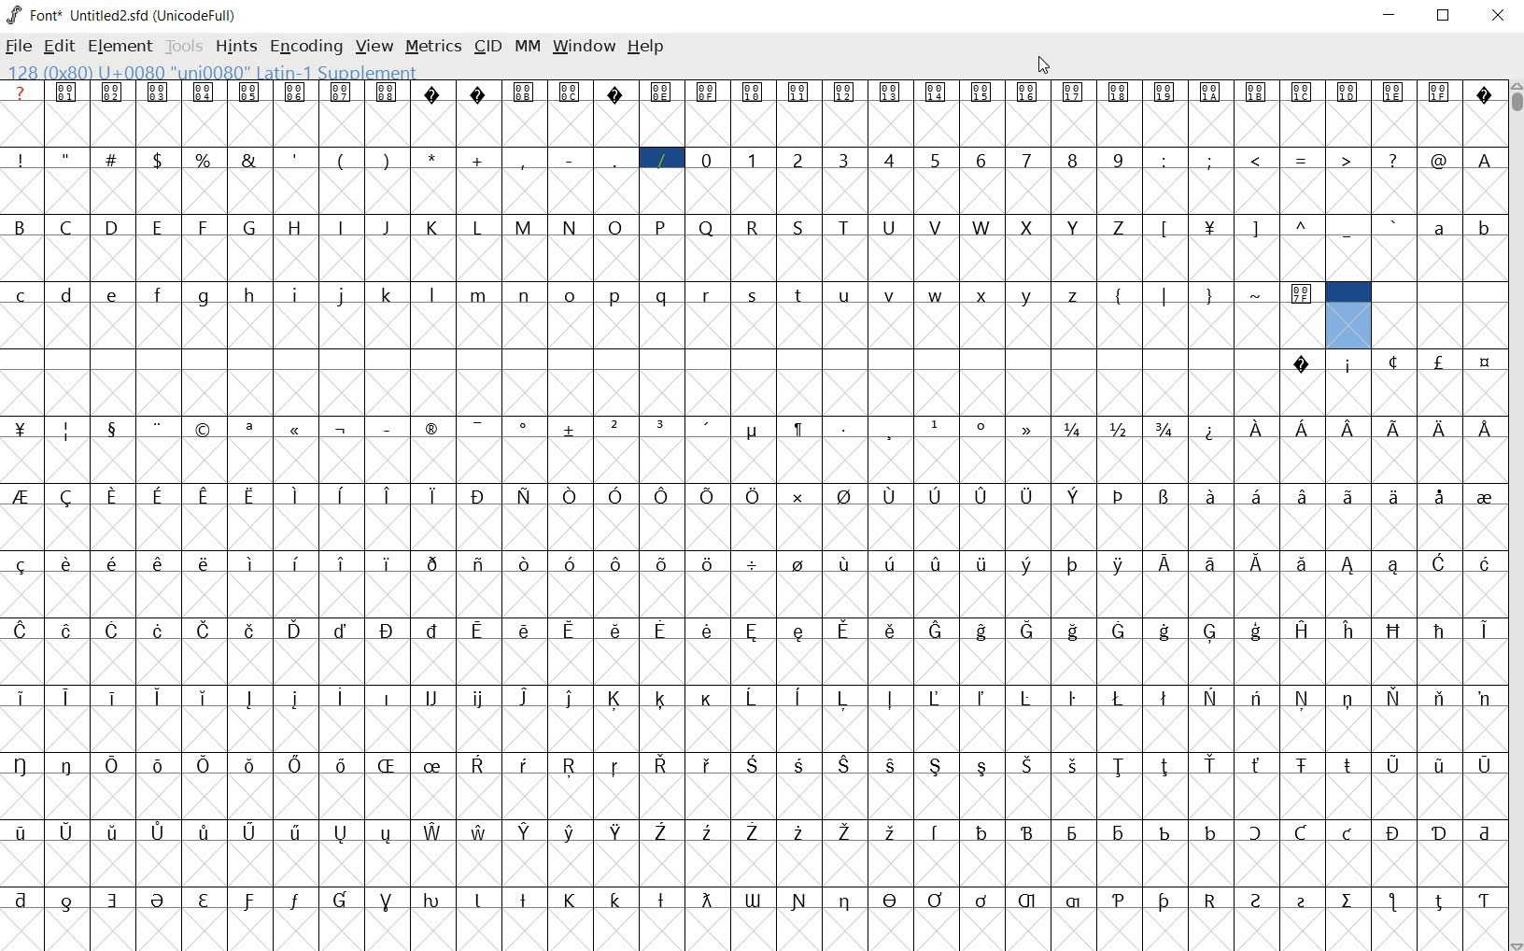 Image resolution: width=1524 pixels, height=951 pixels. What do you see at coordinates (847, 830) in the screenshot?
I see `Symbol` at bounding box center [847, 830].